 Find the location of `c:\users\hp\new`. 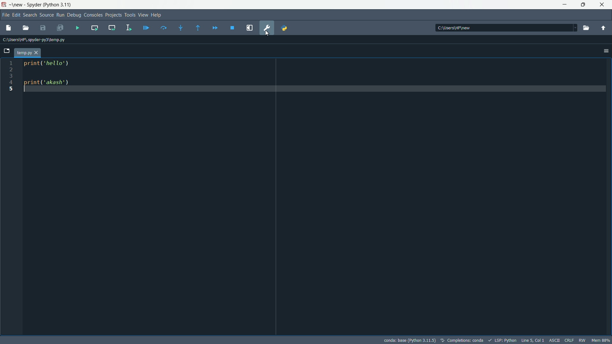

c:\users\hp\new is located at coordinates (506, 28).